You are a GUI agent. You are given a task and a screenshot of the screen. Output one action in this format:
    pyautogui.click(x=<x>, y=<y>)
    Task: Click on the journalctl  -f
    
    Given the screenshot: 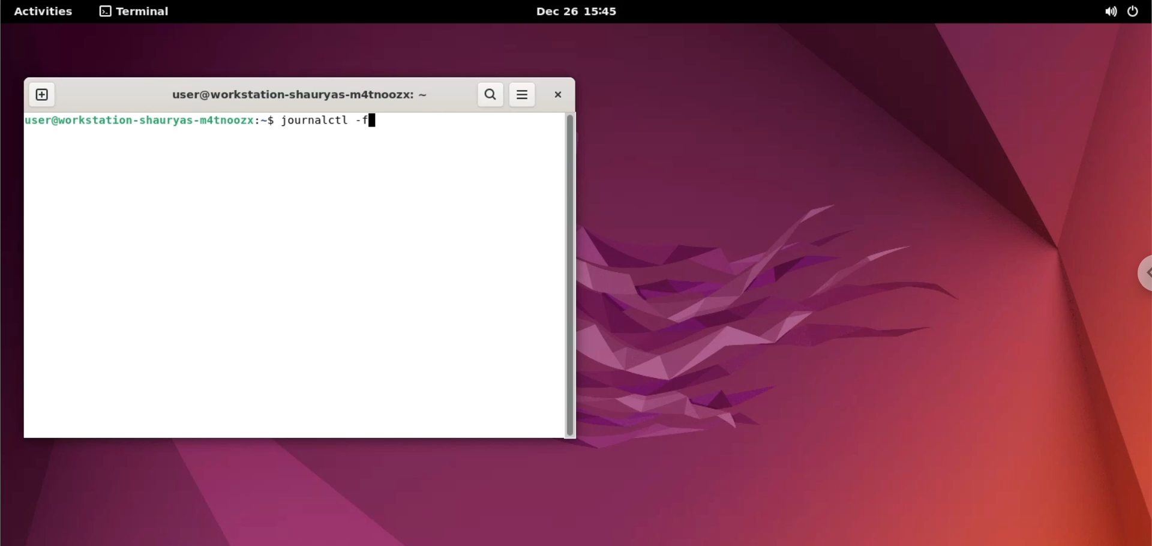 What is the action you would take?
    pyautogui.click(x=341, y=122)
    